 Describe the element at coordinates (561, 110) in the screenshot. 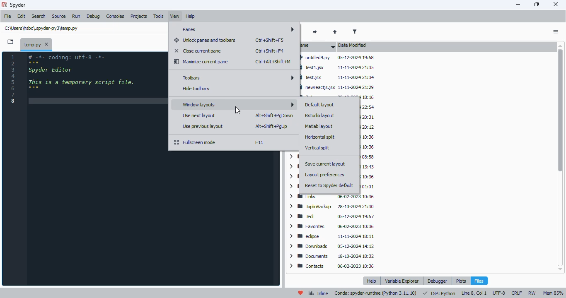

I see `vertical scroll bar` at that location.